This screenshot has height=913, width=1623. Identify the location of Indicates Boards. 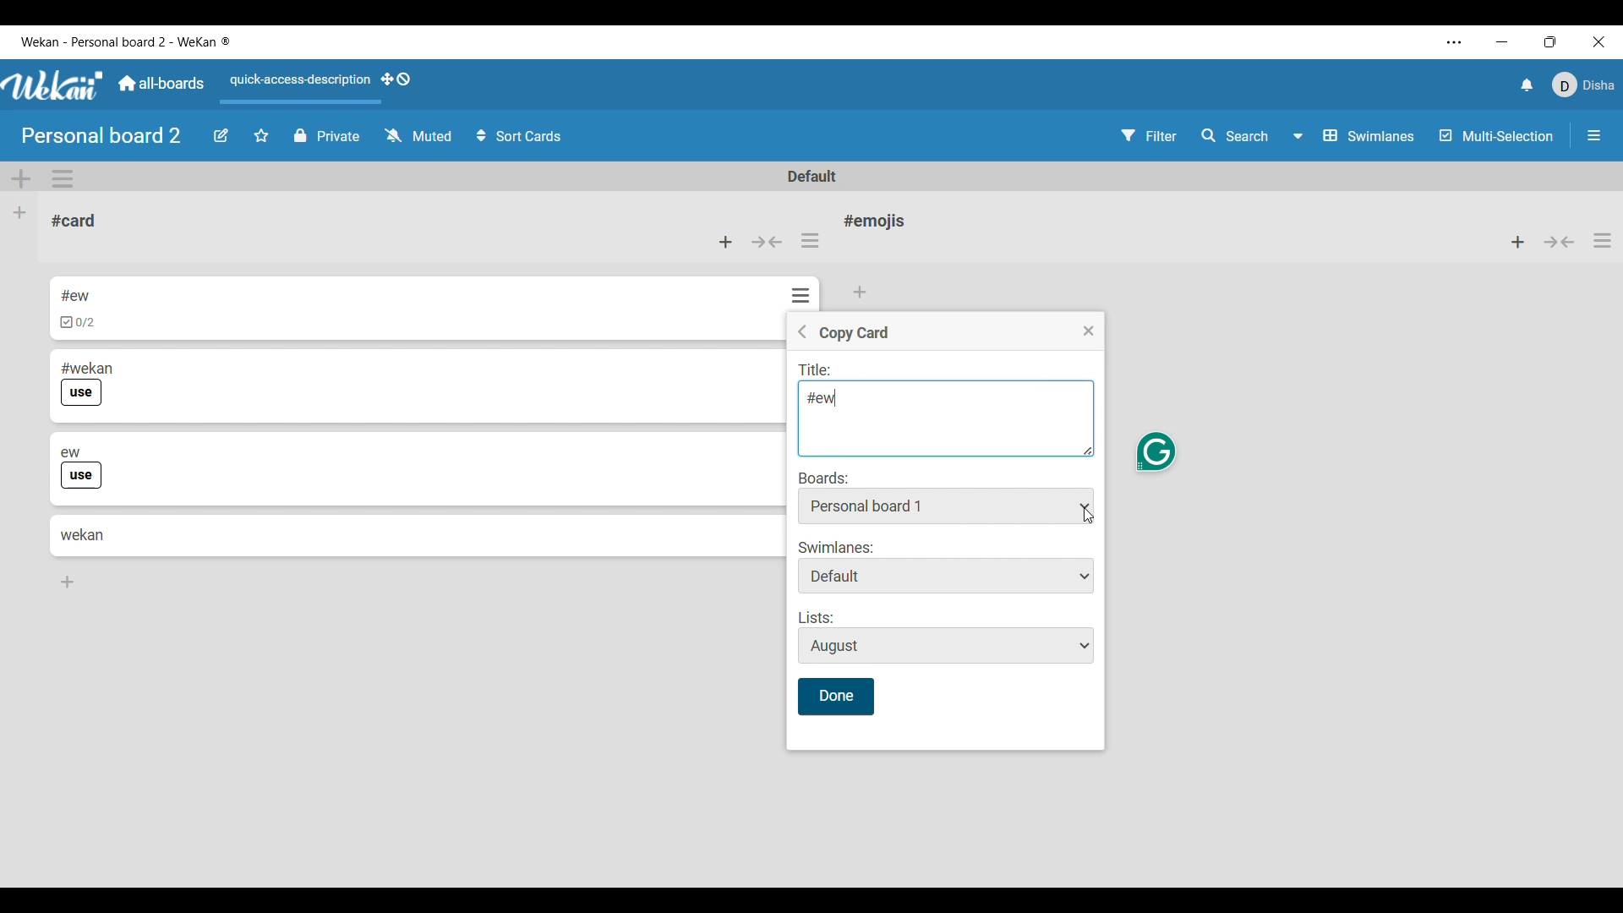
(824, 478).